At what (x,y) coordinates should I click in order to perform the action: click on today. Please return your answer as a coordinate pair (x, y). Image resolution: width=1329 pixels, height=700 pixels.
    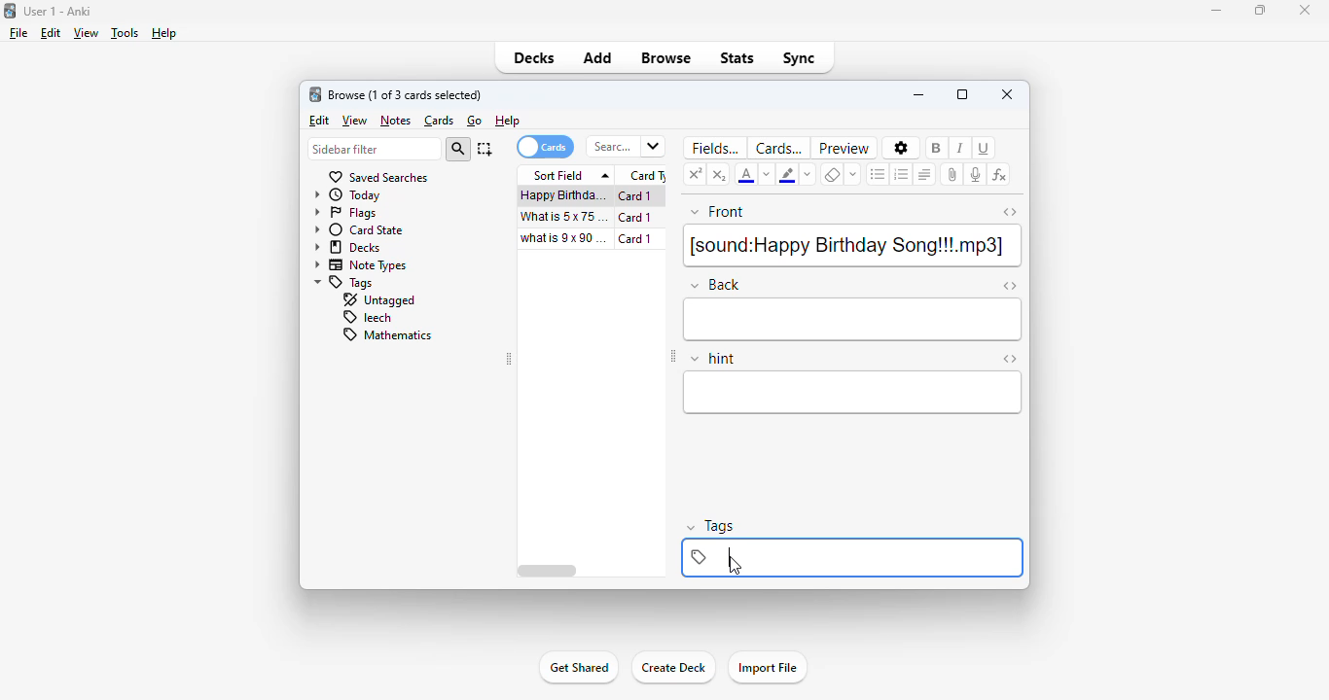
    Looking at the image, I should click on (348, 195).